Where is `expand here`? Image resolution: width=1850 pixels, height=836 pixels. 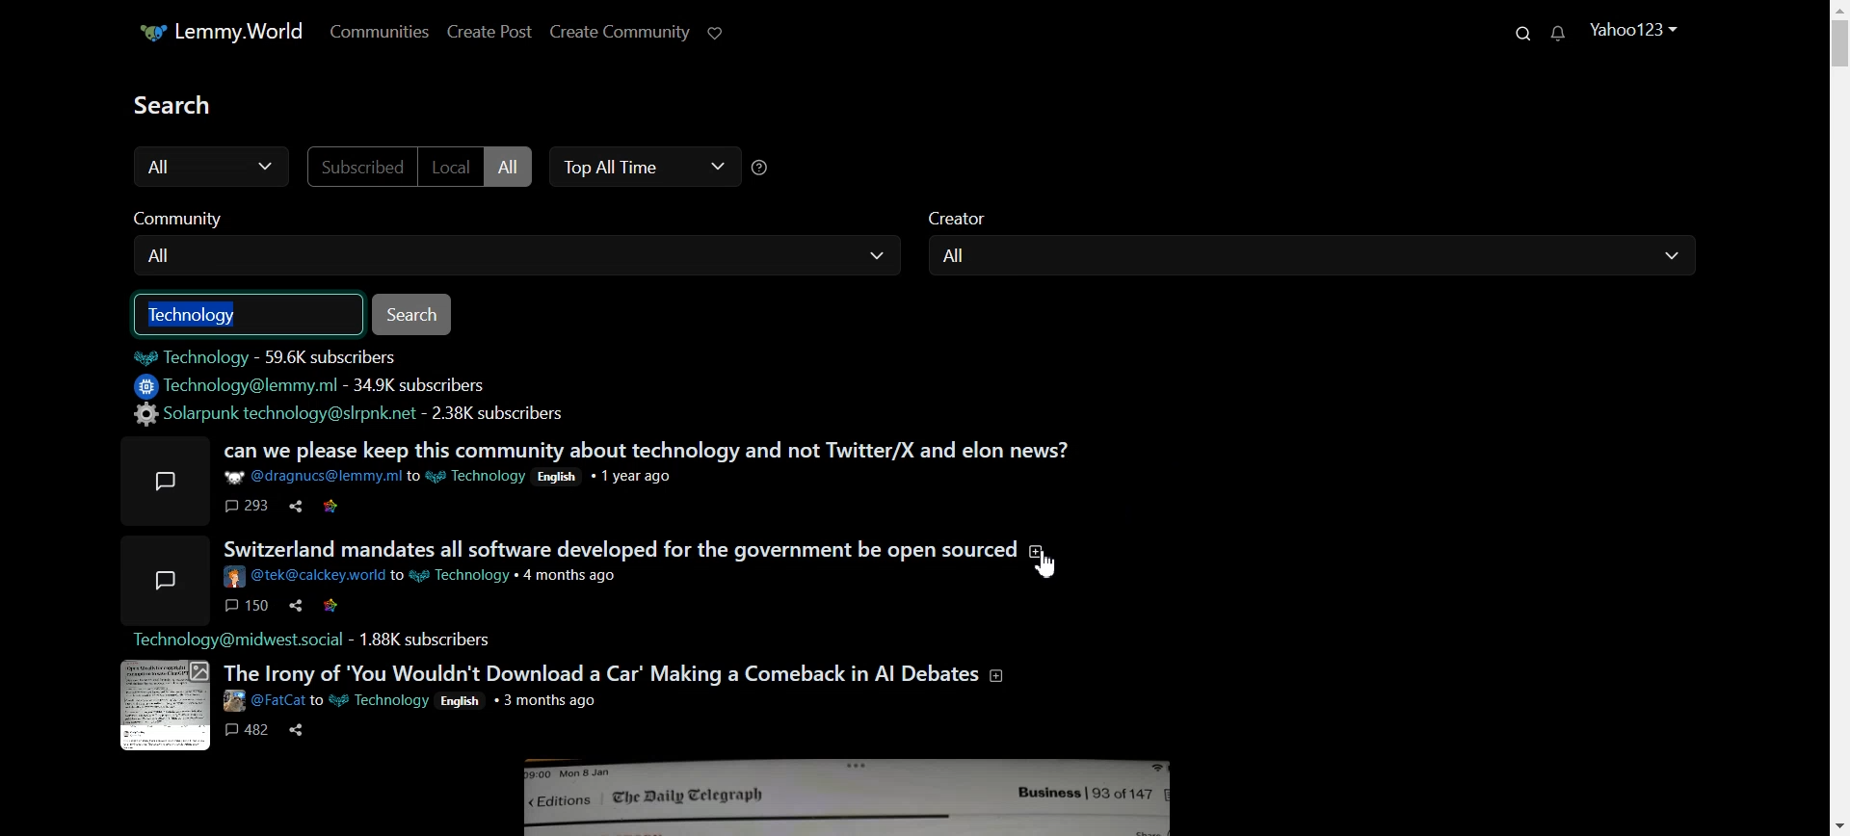 expand here is located at coordinates (163, 708).